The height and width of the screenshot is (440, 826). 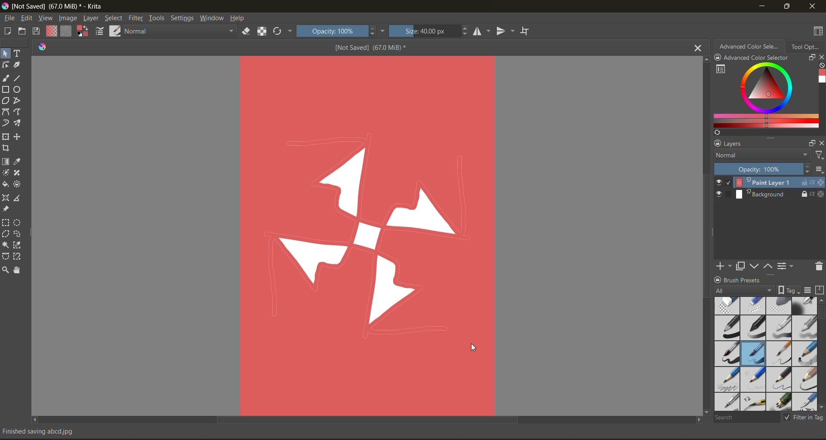 What do you see at coordinates (756, 280) in the screenshot?
I see `Brush presets` at bounding box center [756, 280].